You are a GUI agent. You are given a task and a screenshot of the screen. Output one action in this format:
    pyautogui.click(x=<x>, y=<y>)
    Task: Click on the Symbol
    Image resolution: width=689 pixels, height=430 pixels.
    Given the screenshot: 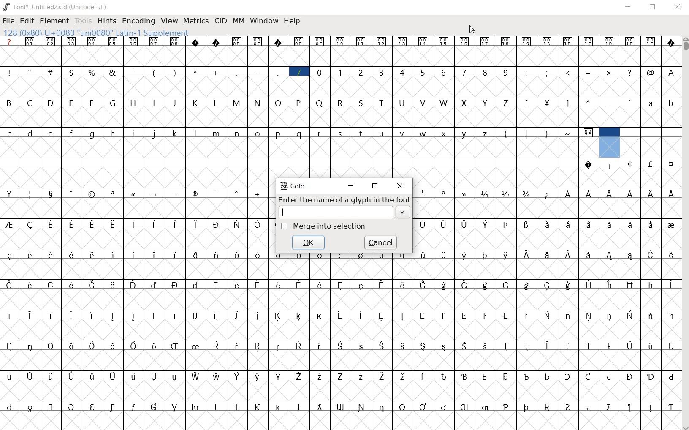 What is the action you would take?
    pyautogui.click(x=360, y=316)
    